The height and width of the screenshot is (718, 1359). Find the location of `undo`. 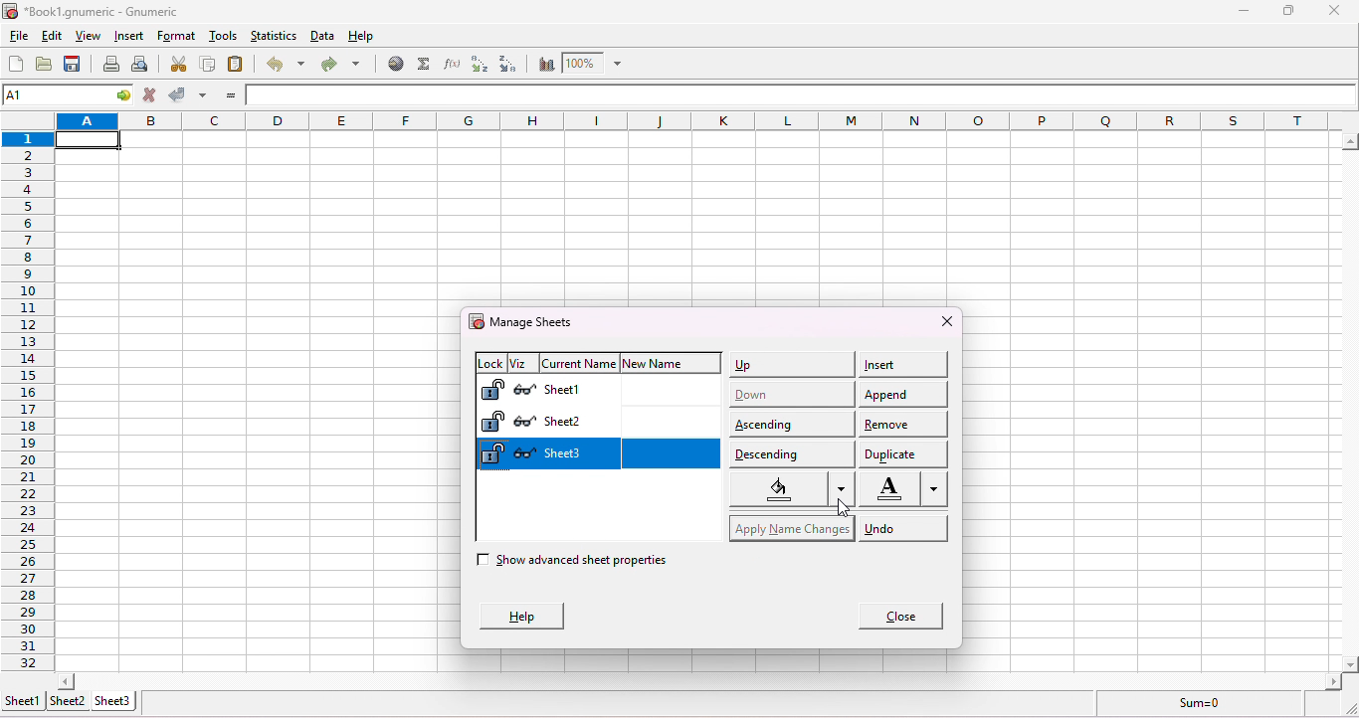

undo is located at coordinates (284, 65).